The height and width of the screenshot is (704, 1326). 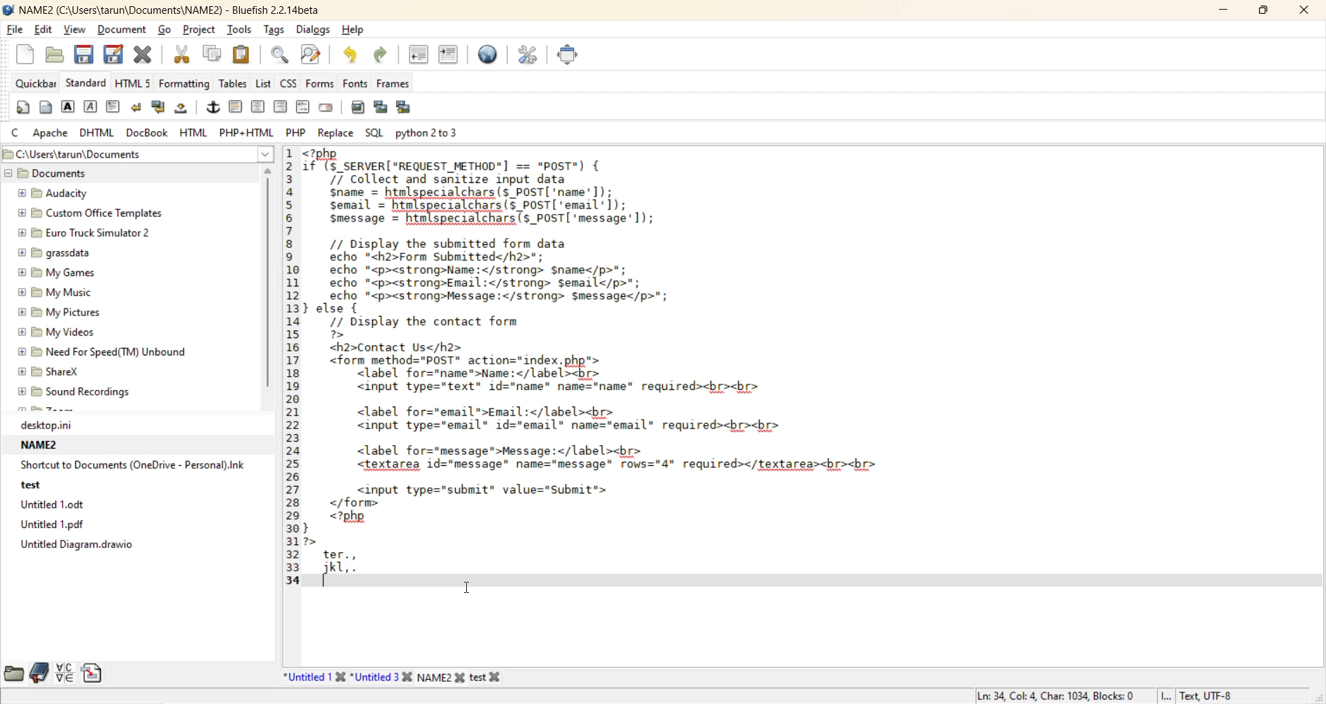 I want to click on python 2 to 3, so click(x=439, y=132).